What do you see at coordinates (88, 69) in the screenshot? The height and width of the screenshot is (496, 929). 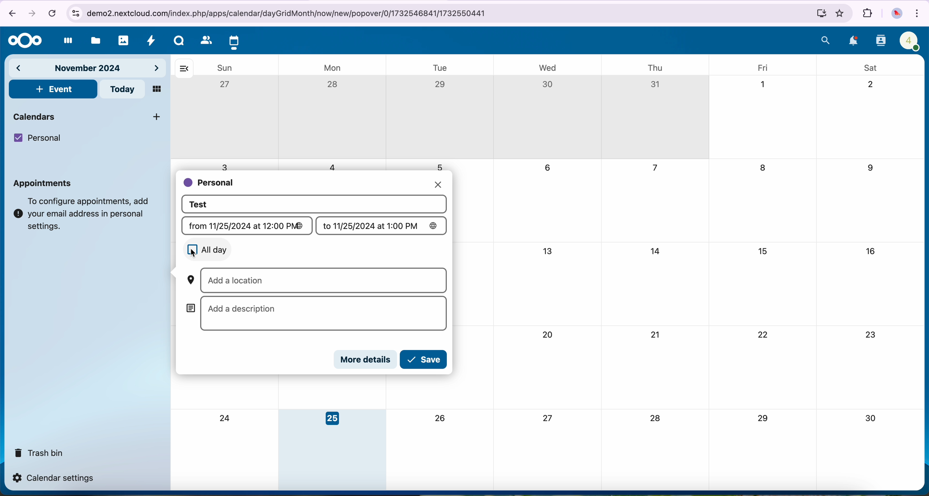 I see `november 2024` at bounding box center [88, 69].